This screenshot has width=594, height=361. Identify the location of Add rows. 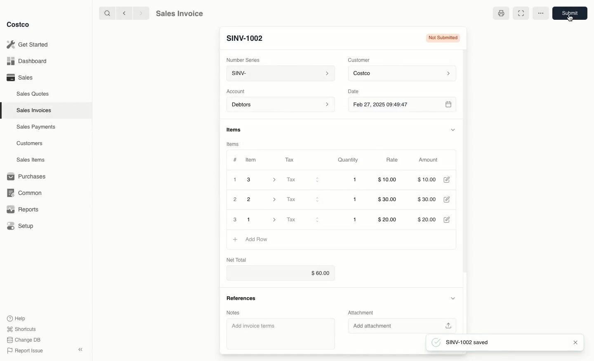
(257, 239).